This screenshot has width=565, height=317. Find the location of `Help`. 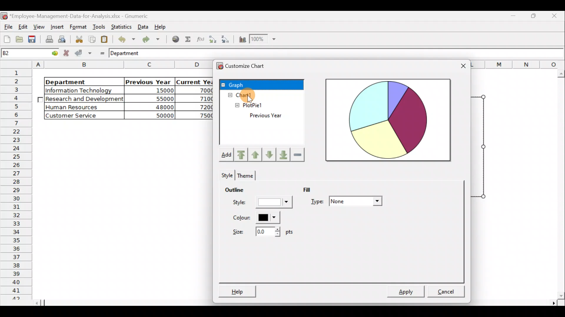

Help is located at coordinates (161, 28).